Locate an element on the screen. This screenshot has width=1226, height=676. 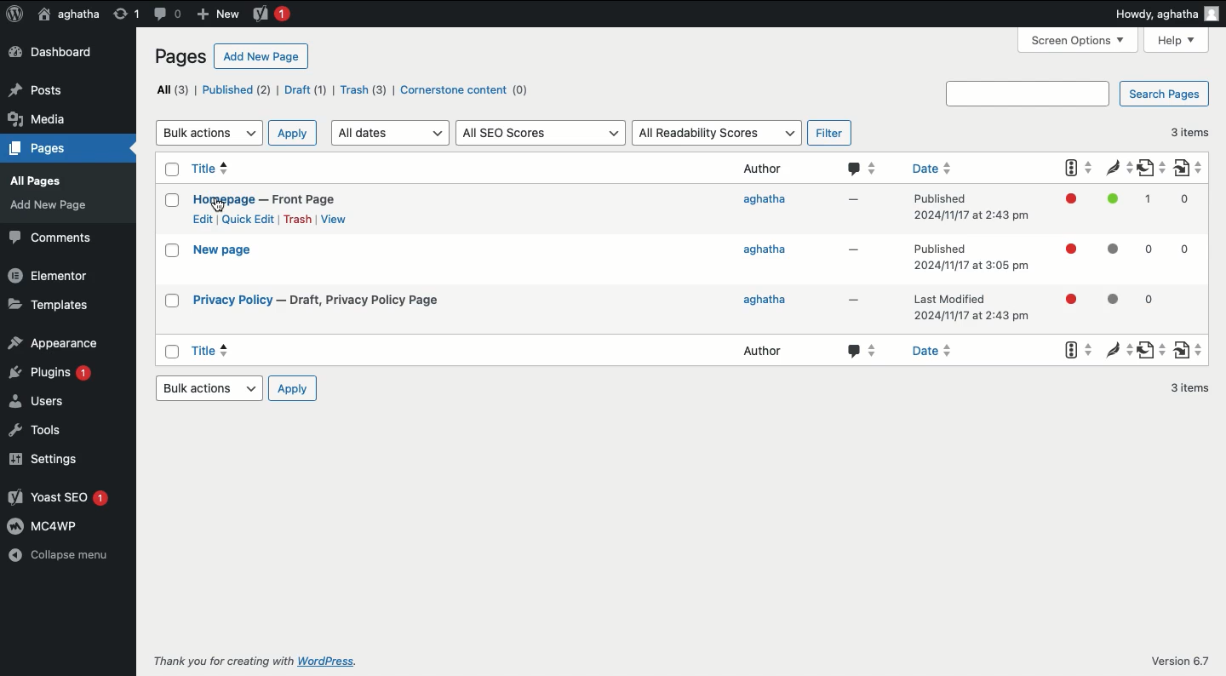
Pages is located at coordinates (179, 56).